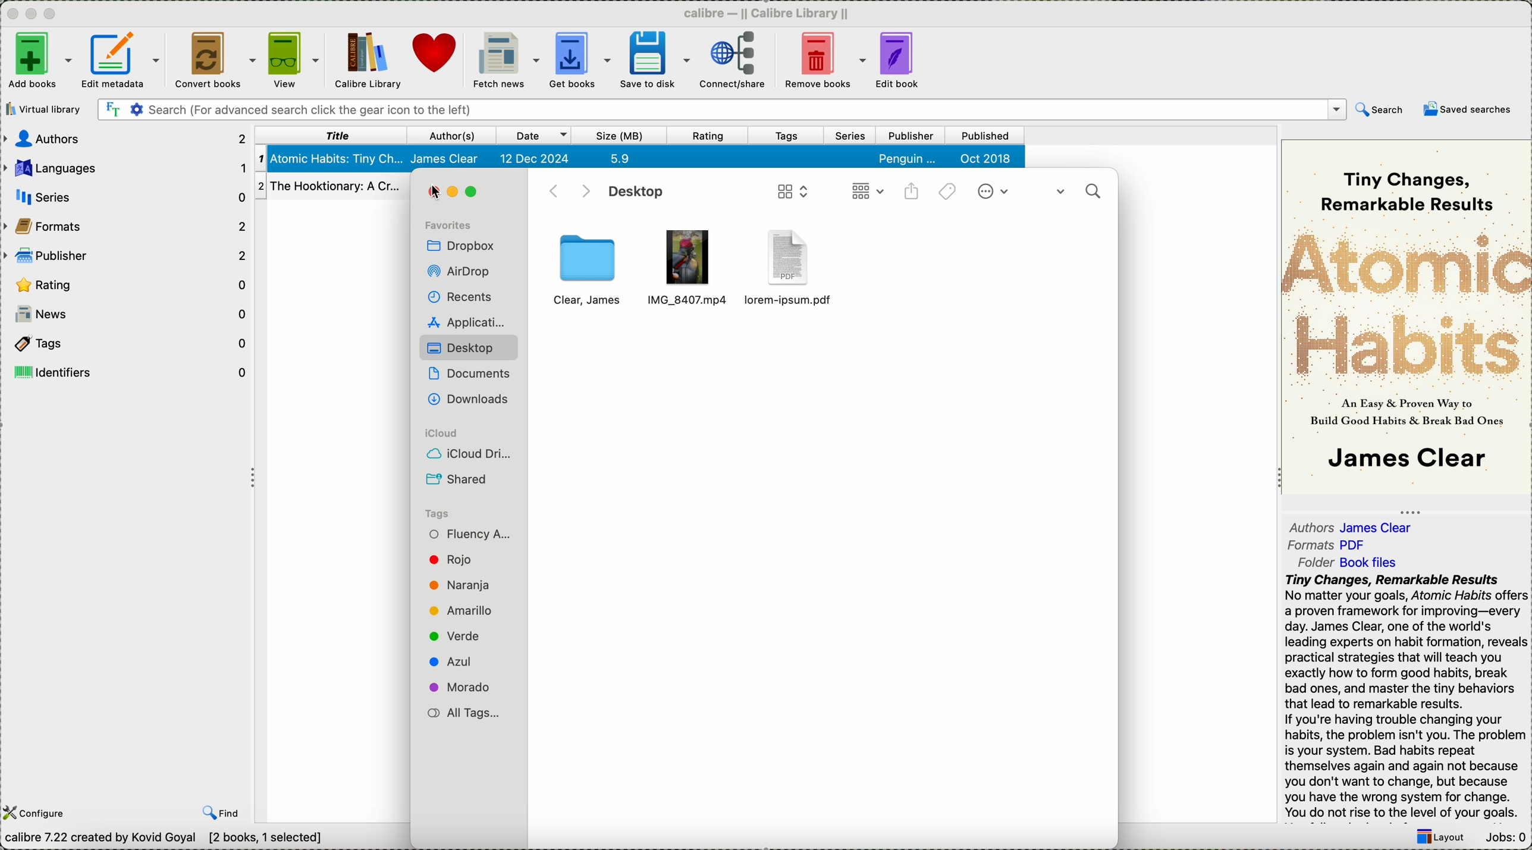 The image size is (1532, 850). Describe the element at coordinates (464, 451) in the screenshot. I see `cloud` at that location.